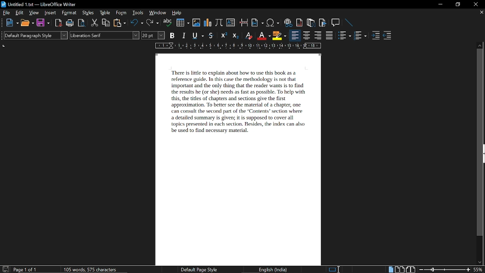 This screenshot has height=273, width=485. Describe the element at coordinates (248, 35) in the screenshot. I see `eraser` at that location.